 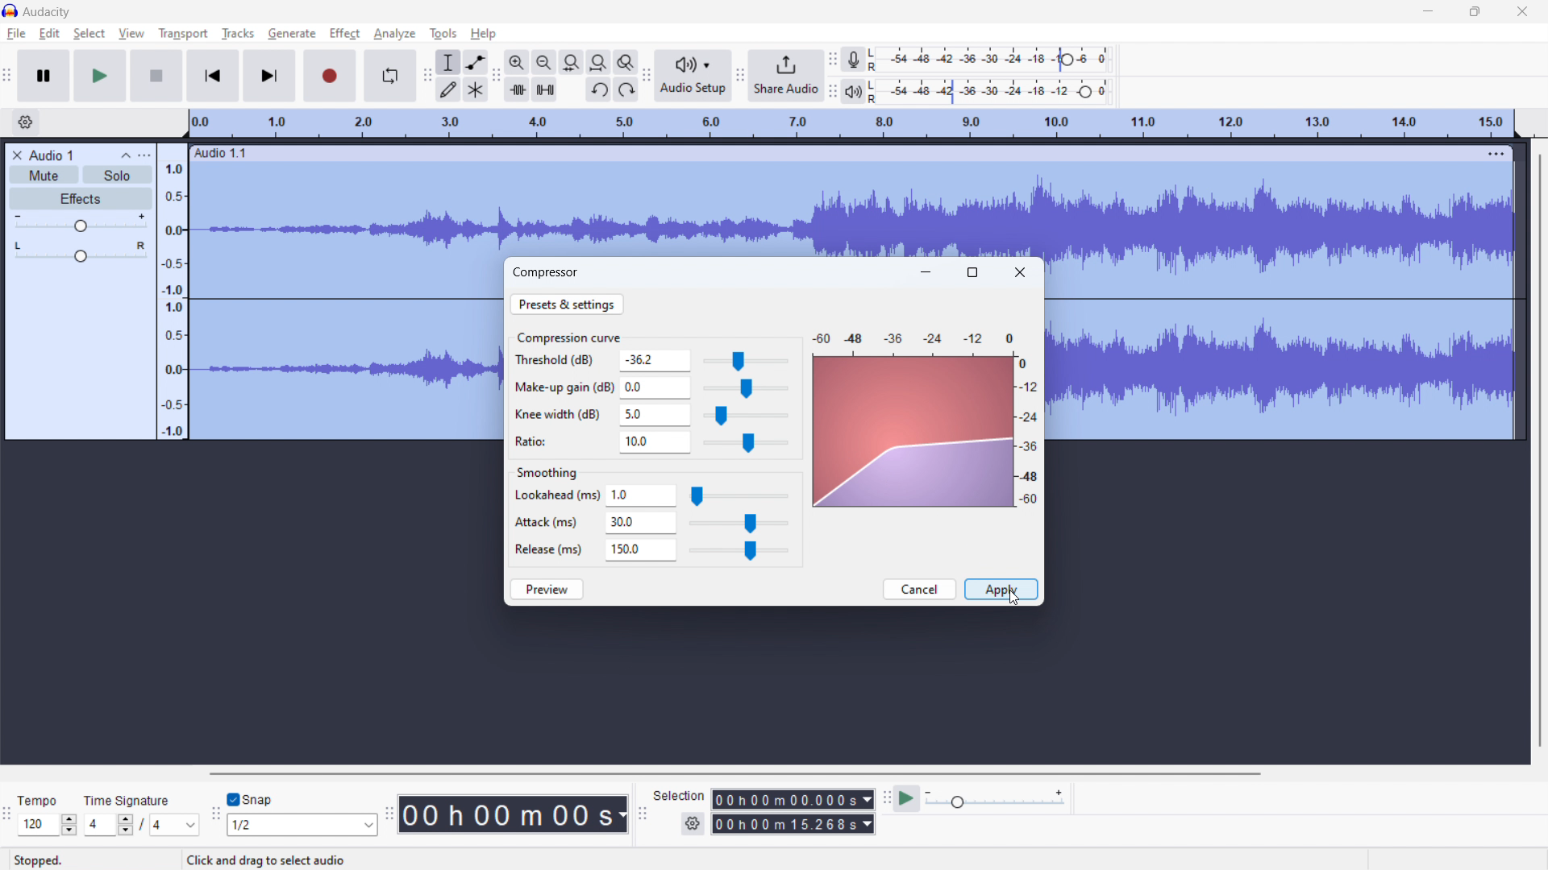 What do you see at coordinates (449, 90) in the screenshot?
I see `draw tool` at bounding box center [449, 90].